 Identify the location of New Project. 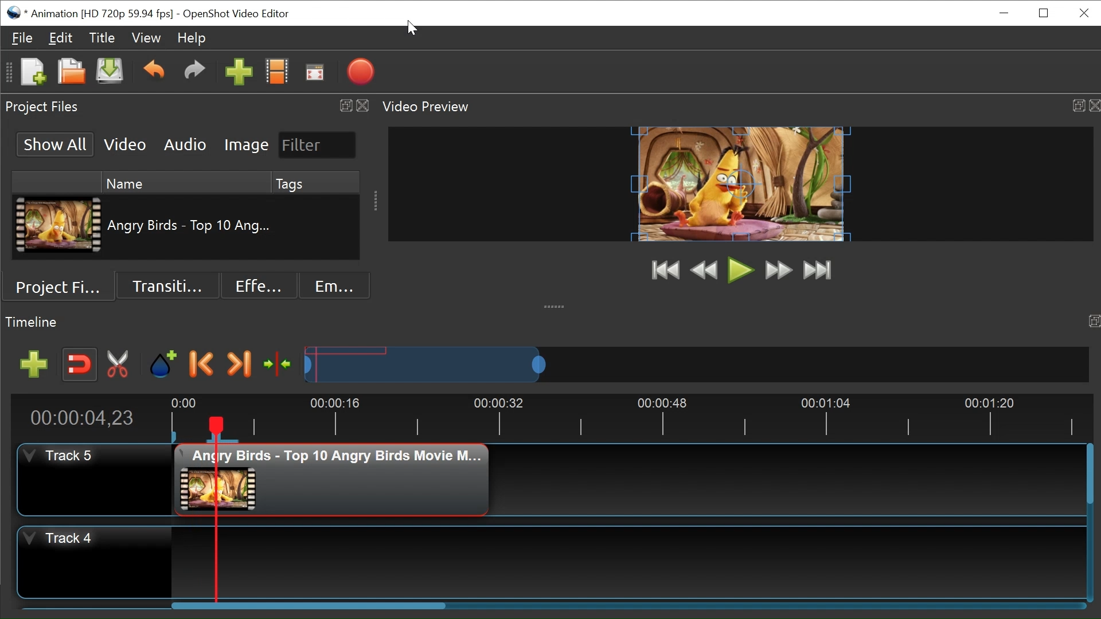
(32, 70).